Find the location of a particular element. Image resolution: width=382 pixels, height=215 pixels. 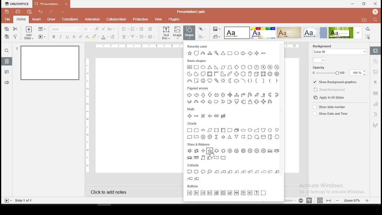

 is located at coordinates (375, 125).